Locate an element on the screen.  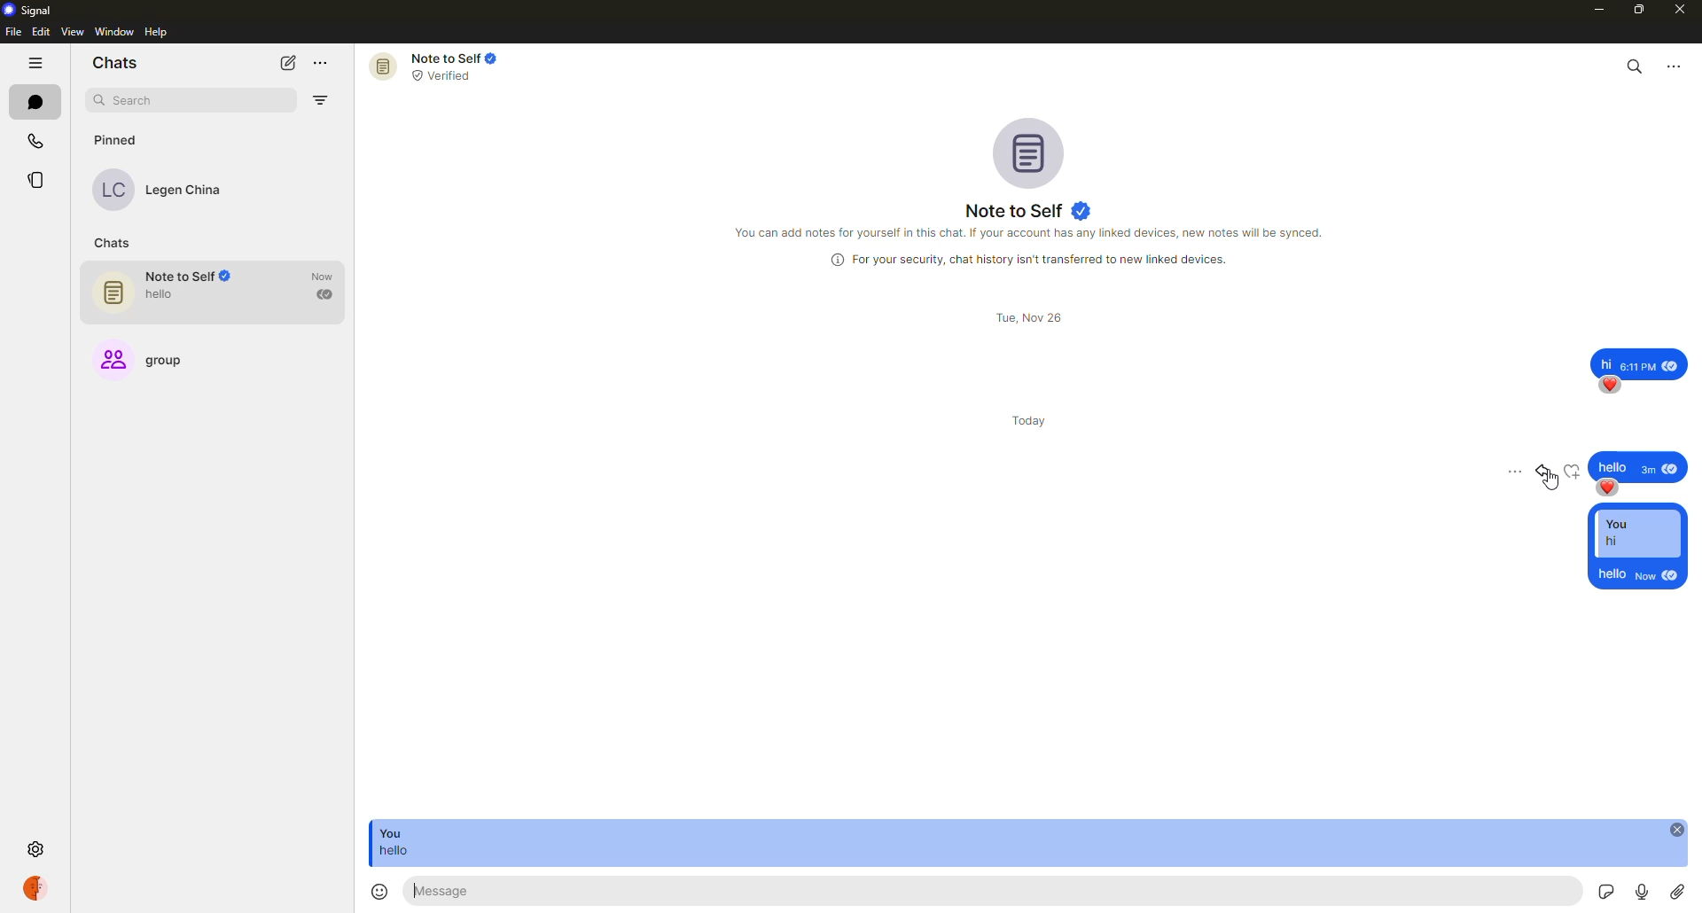
attach is located at coordinates (1679, 890).